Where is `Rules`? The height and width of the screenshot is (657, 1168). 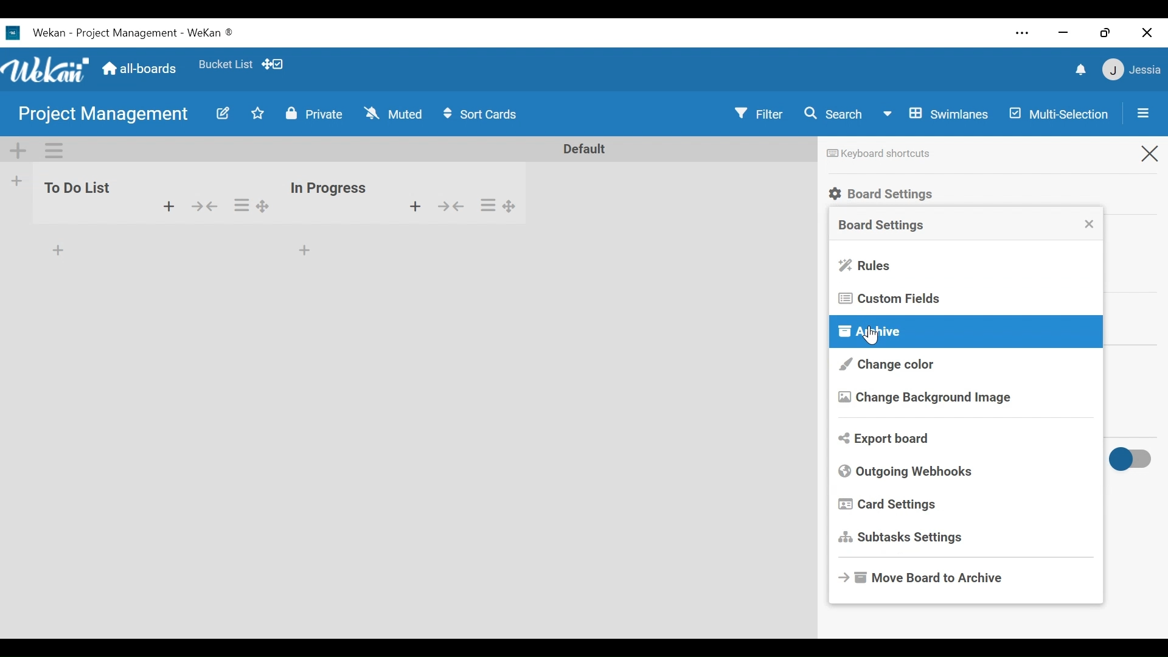
Rules is located at coordinates (868, 266).